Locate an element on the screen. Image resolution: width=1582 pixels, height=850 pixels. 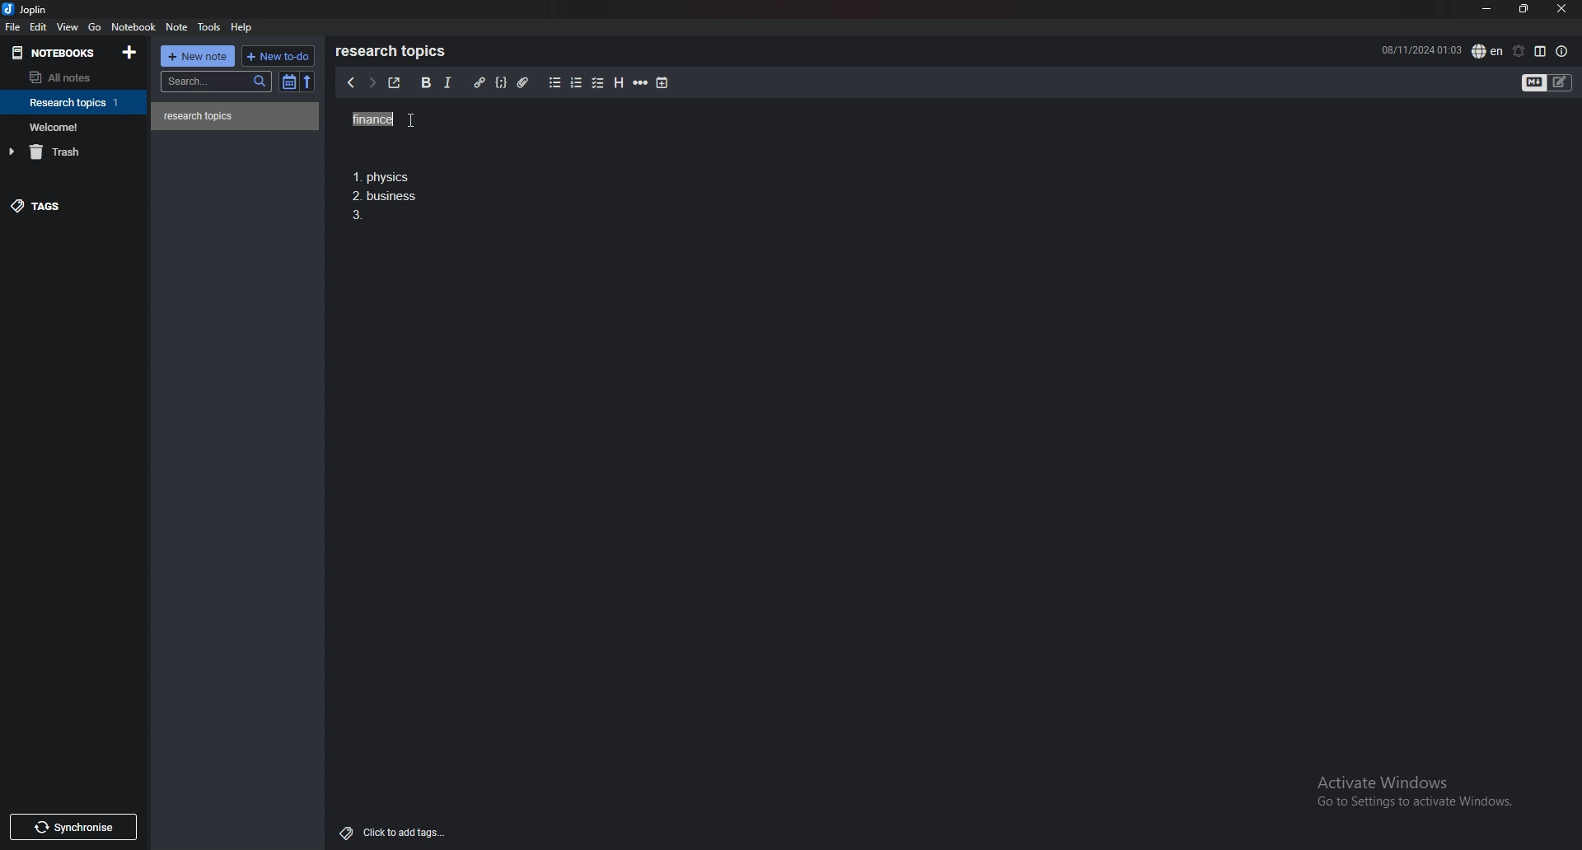
note is located at coordinates (236, 116).